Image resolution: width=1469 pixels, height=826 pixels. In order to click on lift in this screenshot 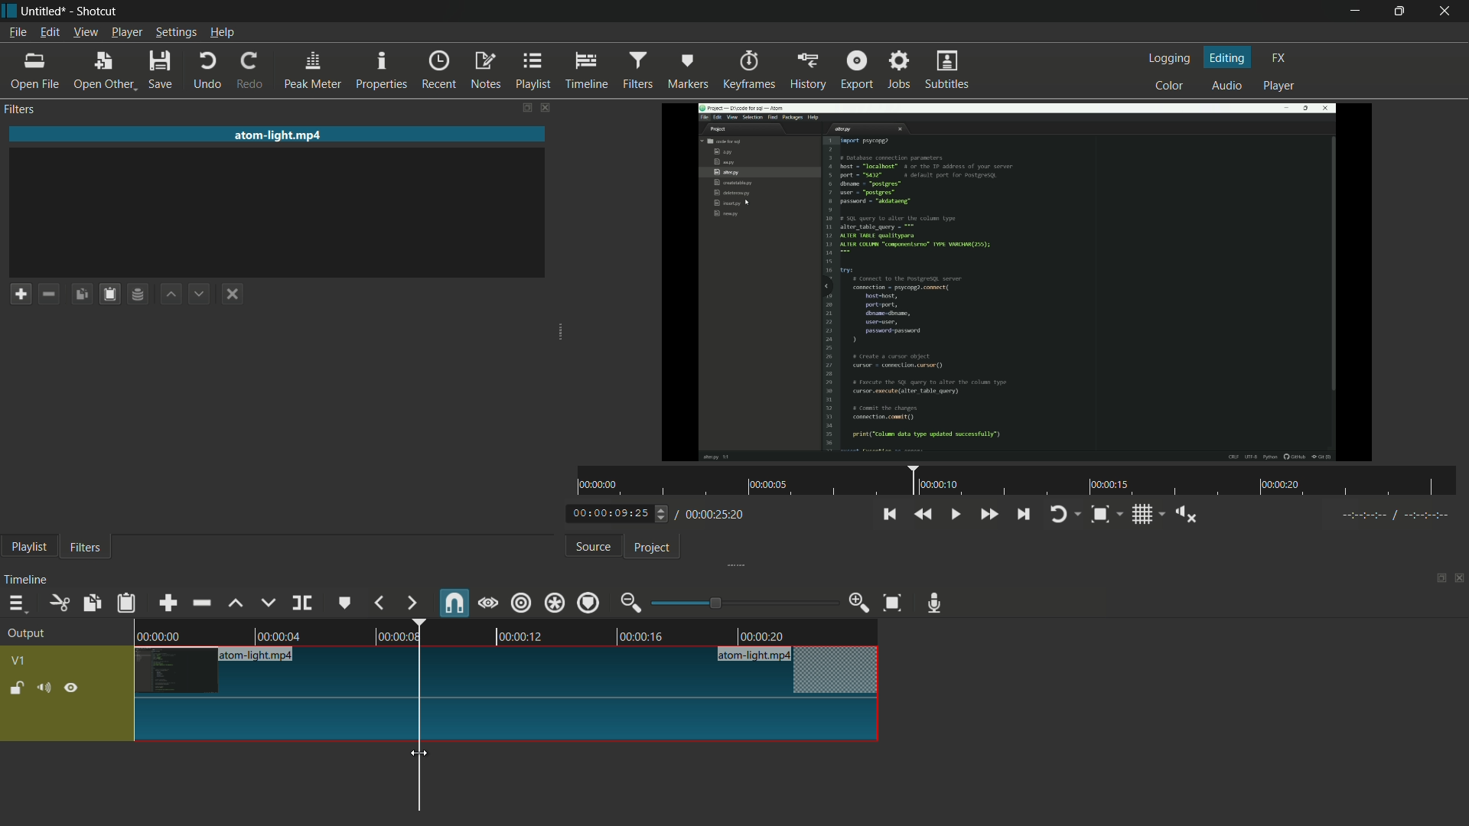, I will do `click(236, 603)`.